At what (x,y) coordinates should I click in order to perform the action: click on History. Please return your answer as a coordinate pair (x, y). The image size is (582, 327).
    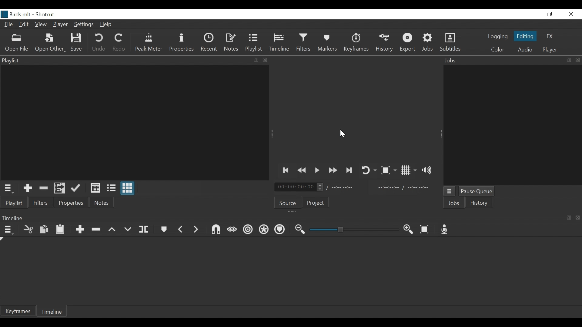
    Looking at the image, I should click on (385, 42).